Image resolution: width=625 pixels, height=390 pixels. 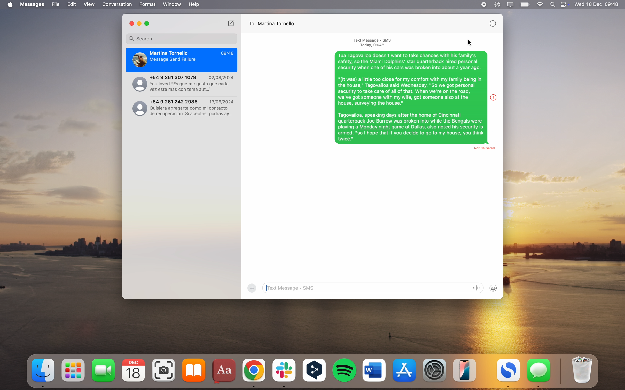 What do you see at coordinates (511, 5) in the screenshot?
I see `screen` at bounding box center [511, 5].